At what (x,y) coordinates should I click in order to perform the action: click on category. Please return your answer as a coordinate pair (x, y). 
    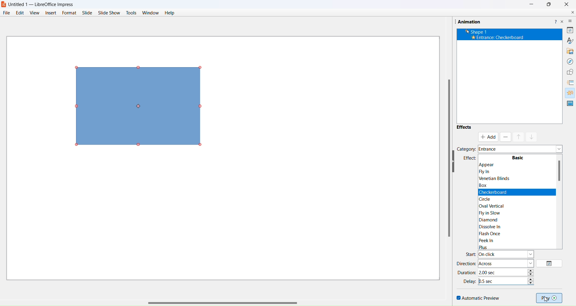
    Looking at the image, I should click on (466, 149).